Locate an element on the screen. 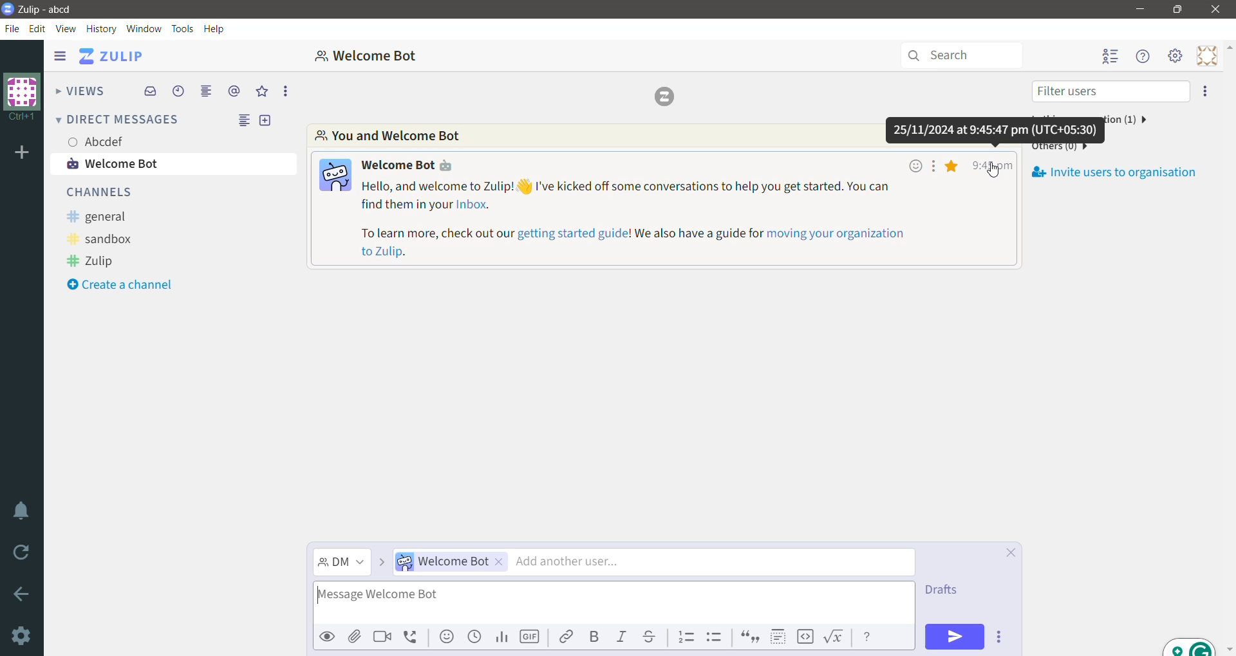 Image resolution: width=1236 pixels, height=656 pixels. Add users is located at coordinates (655, 563).